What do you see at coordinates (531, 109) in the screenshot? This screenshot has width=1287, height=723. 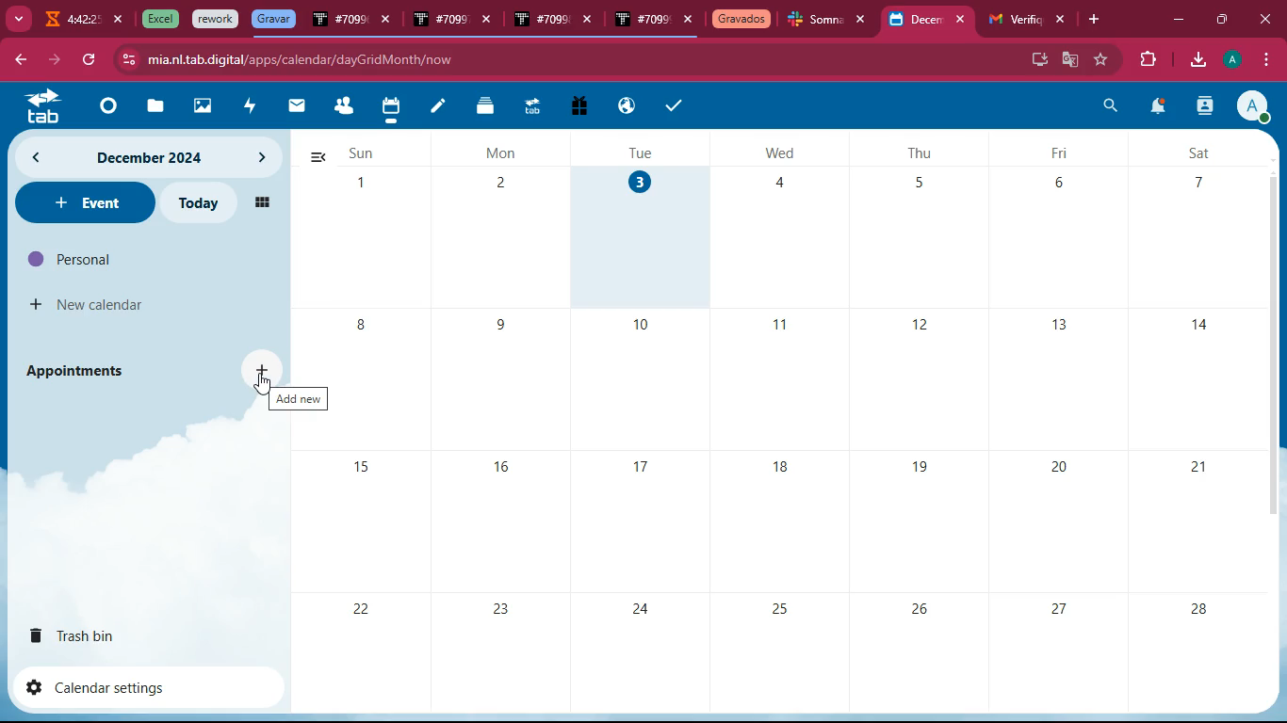 I see `tab` at bounding box center [531, 109].